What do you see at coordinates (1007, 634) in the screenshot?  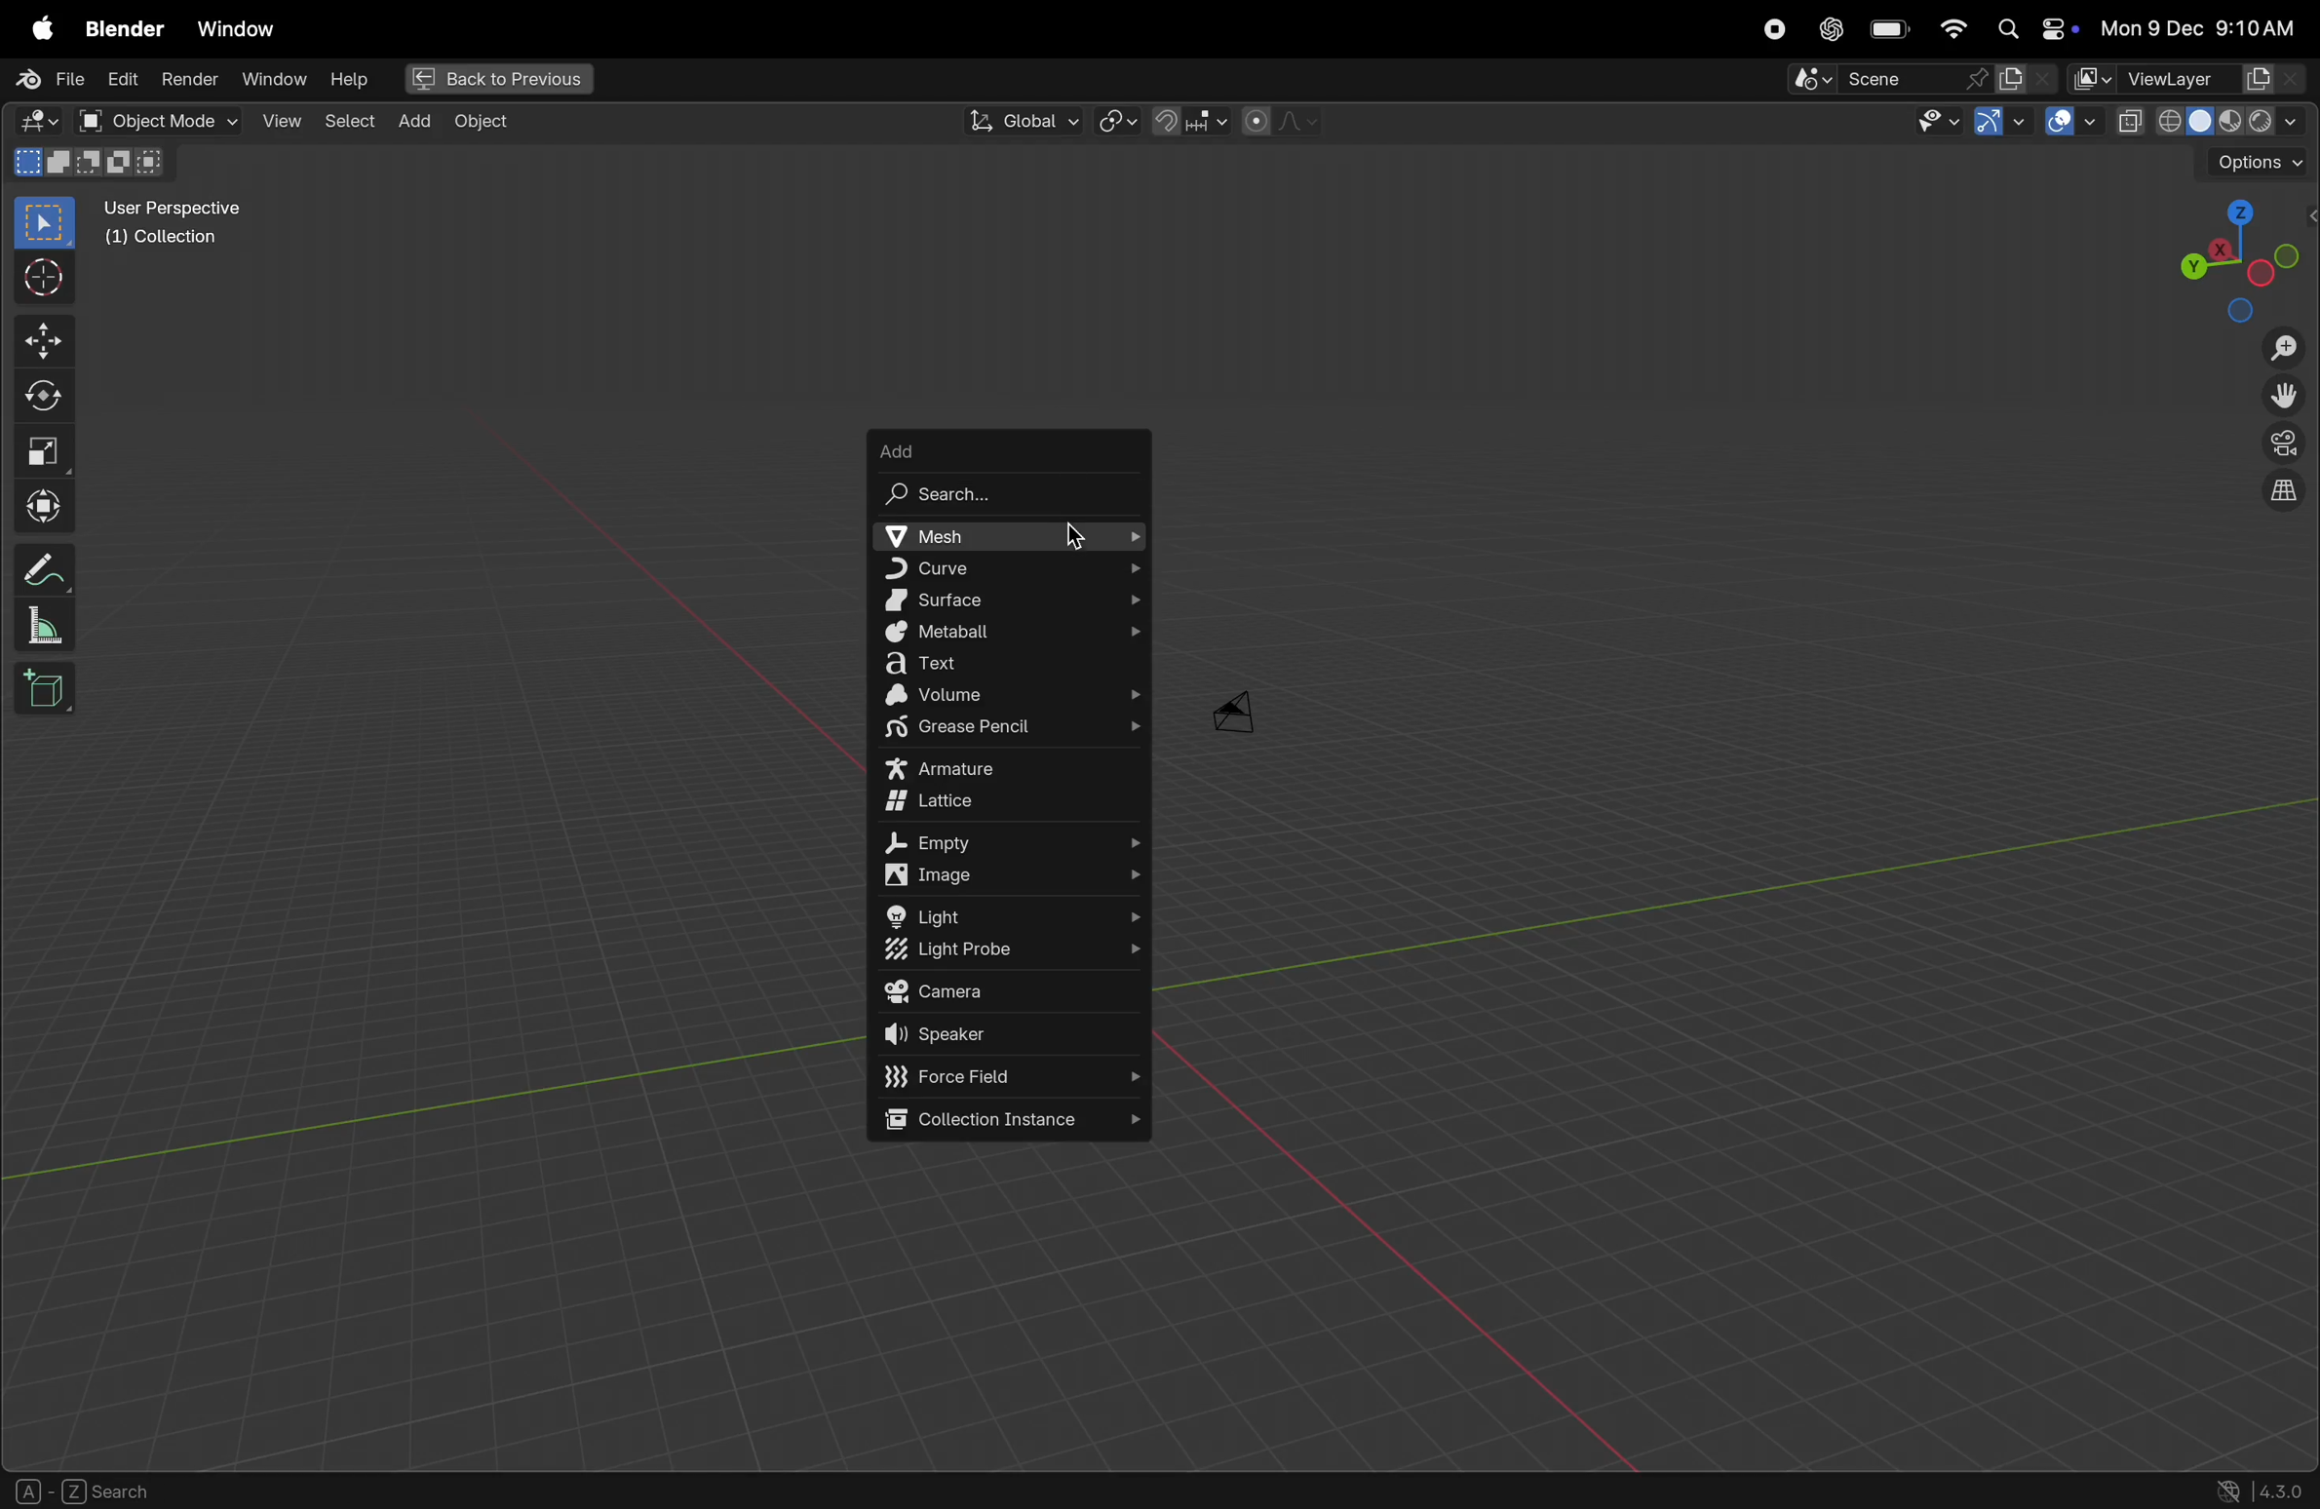 I see `meta ball` at bounding box center [1007, 634].